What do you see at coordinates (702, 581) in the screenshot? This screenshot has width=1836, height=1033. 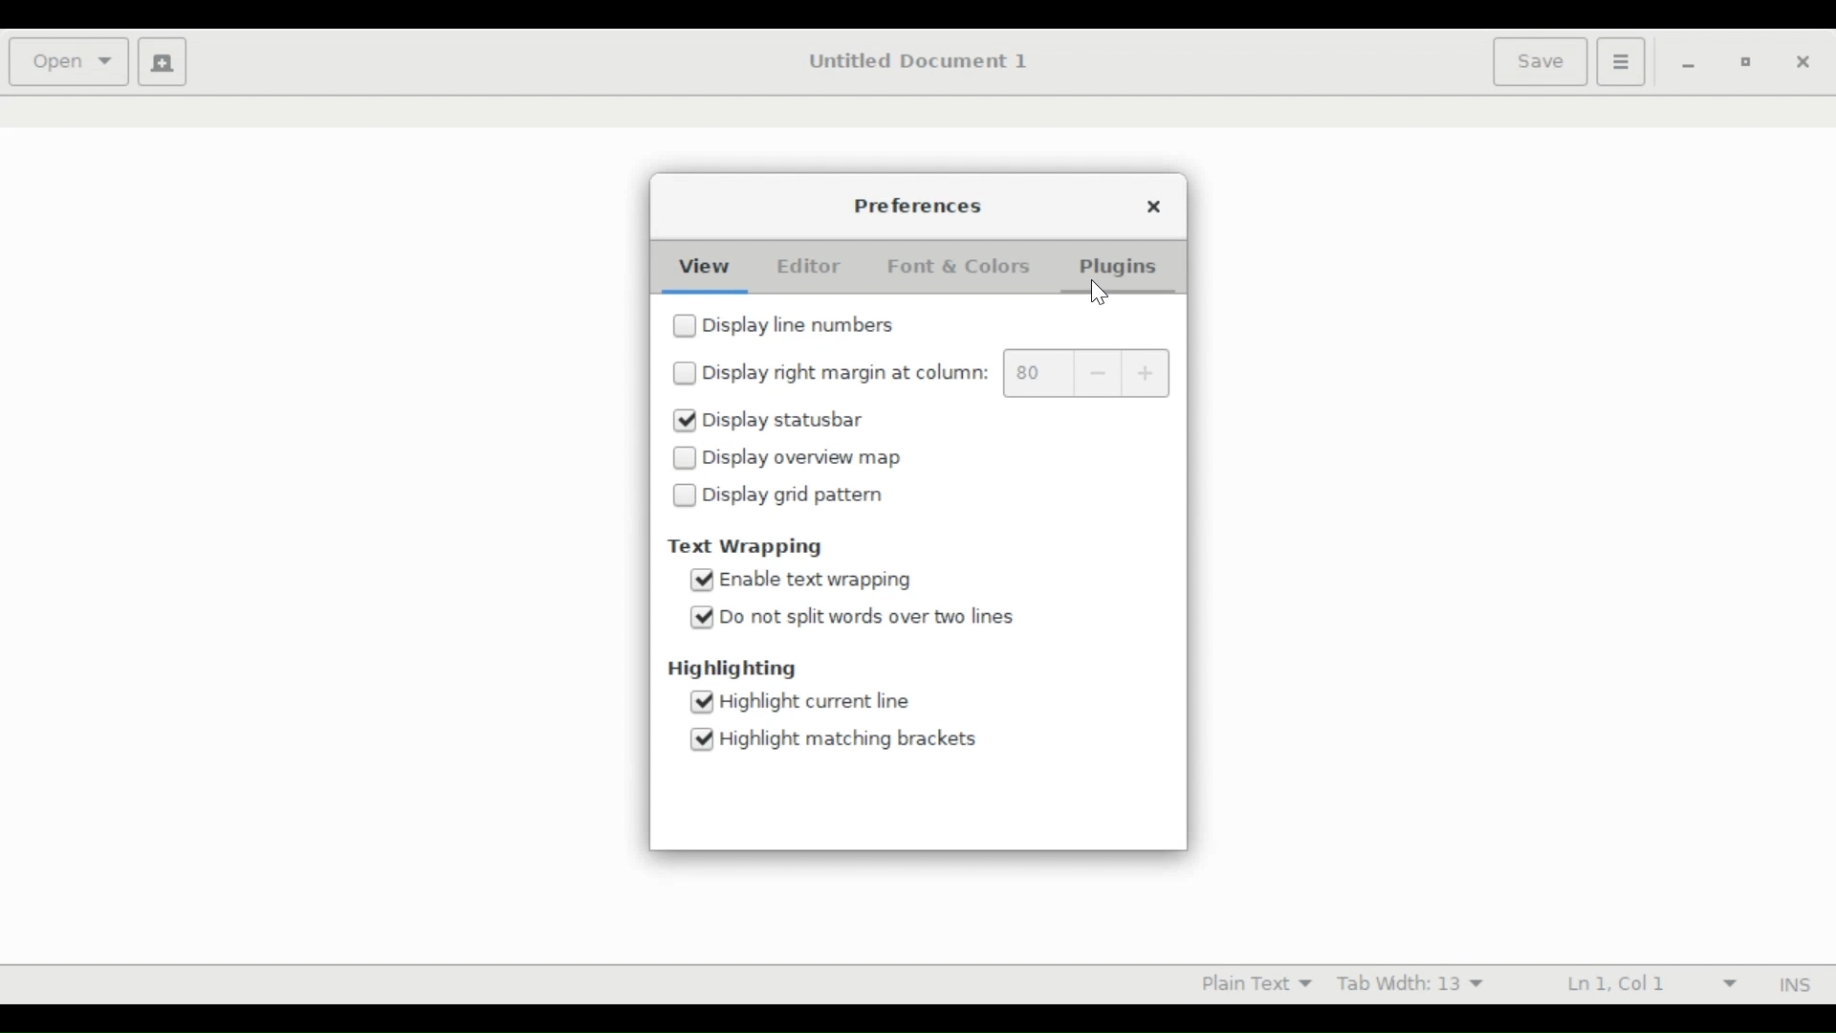 I see `Selected` at bounding box center [702, 581].